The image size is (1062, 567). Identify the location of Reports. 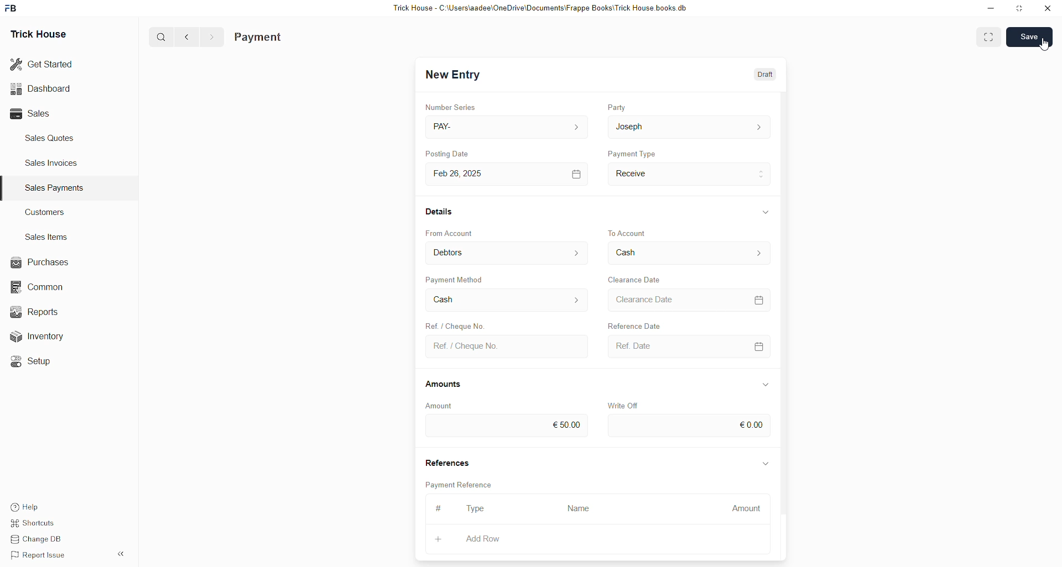
(41, 311).